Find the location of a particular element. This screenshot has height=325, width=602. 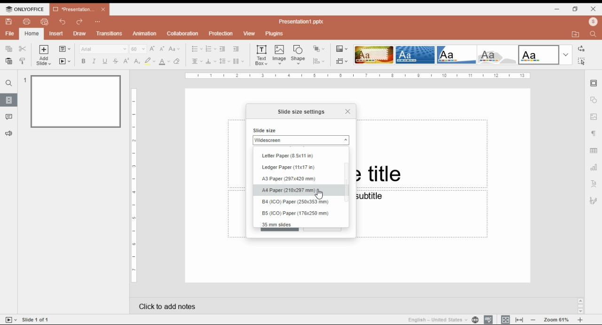

Slide 1 of 1 is located at coordinates (37, 319).